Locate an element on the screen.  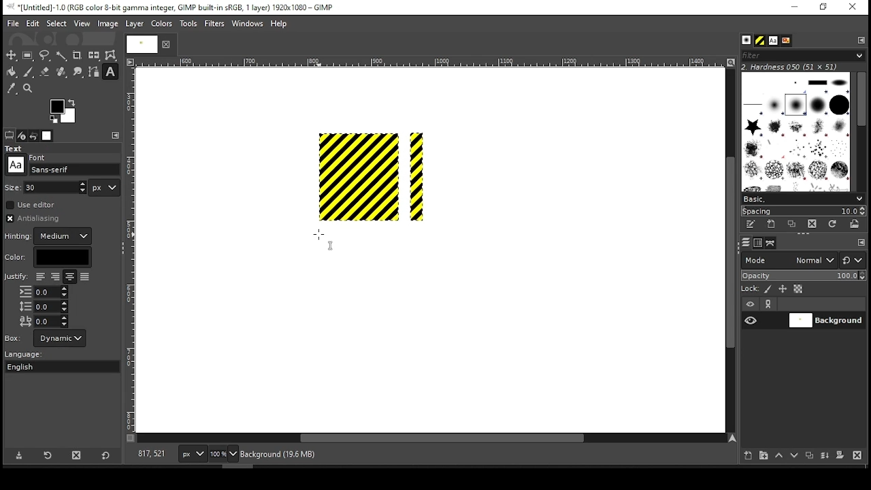
heal tool is located at coordinates (63, 73).